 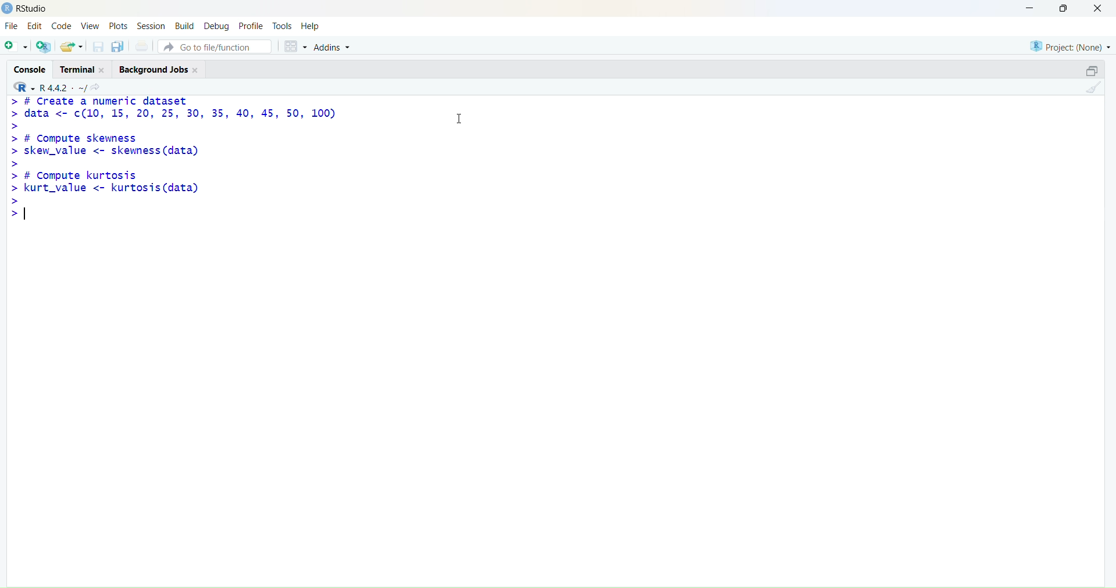 I want to click on File, so click(x=12, y=27).